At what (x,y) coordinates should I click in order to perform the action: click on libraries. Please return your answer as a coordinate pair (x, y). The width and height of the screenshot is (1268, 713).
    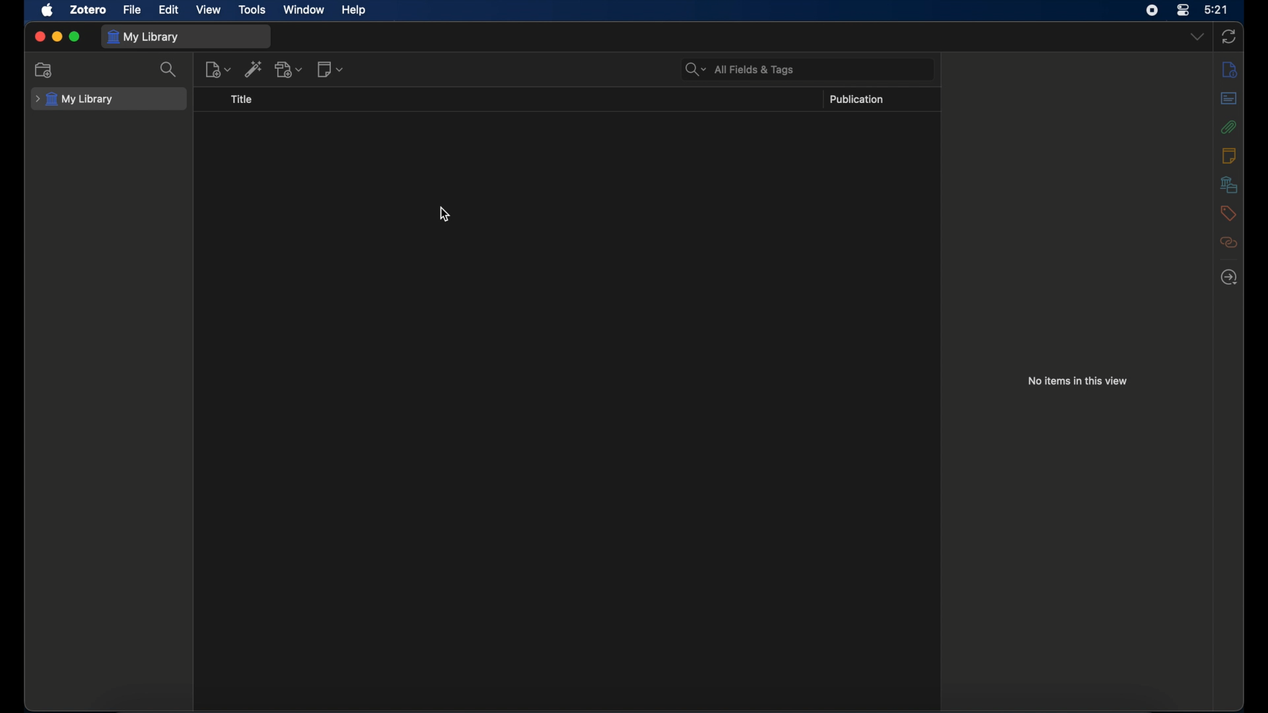
    Looking at the image, I should click on (1229, 184).